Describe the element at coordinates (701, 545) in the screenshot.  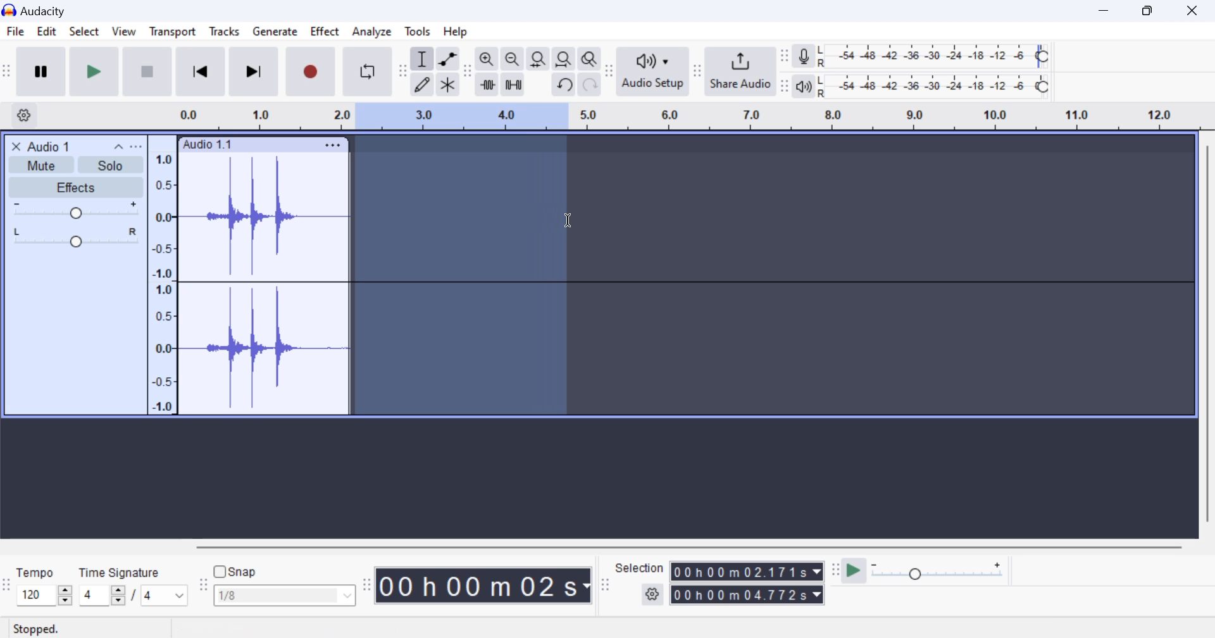
I see `horizontal scrollbar` at that location.